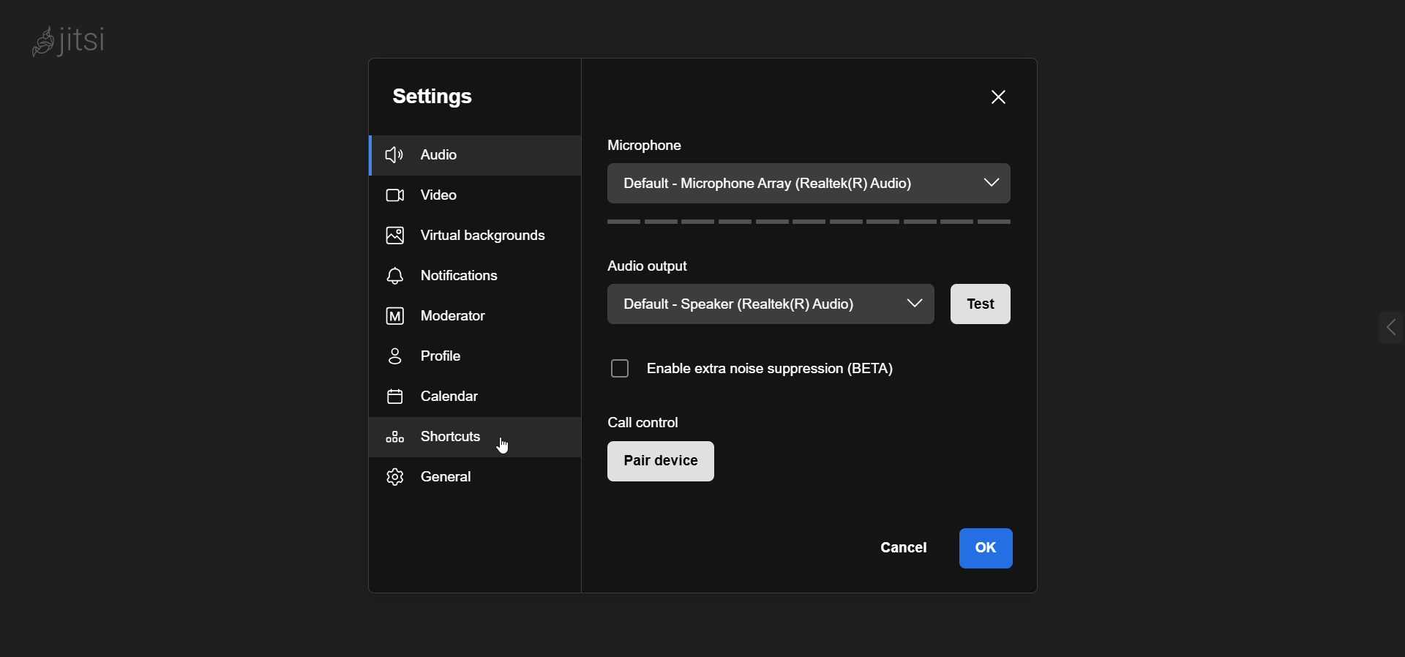  What do you see at coordinates (438, 395) in the screenshot?
I see `calendar` at bounding box center [438, 395].